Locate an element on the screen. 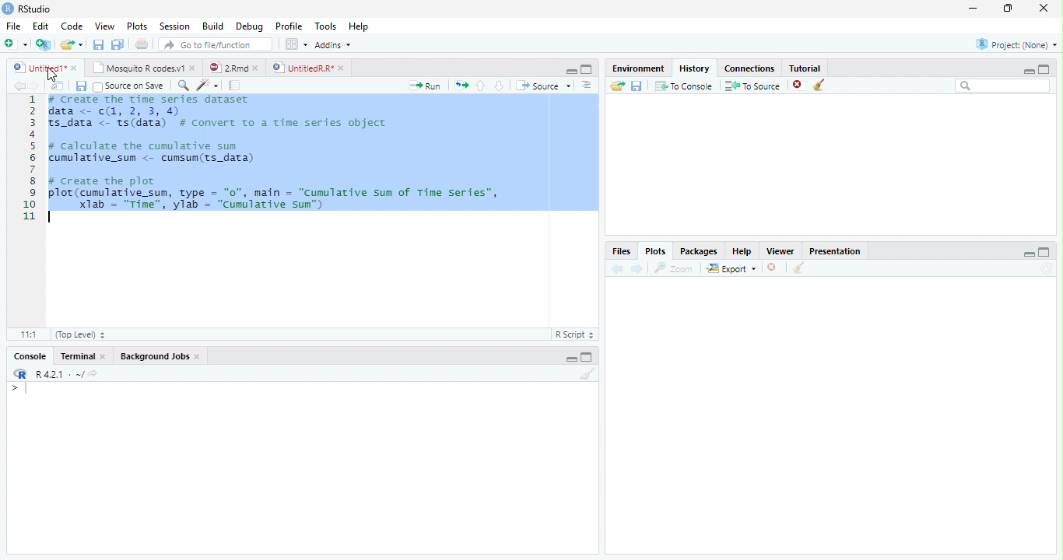  Minimize is located at coordinates (570, 359).